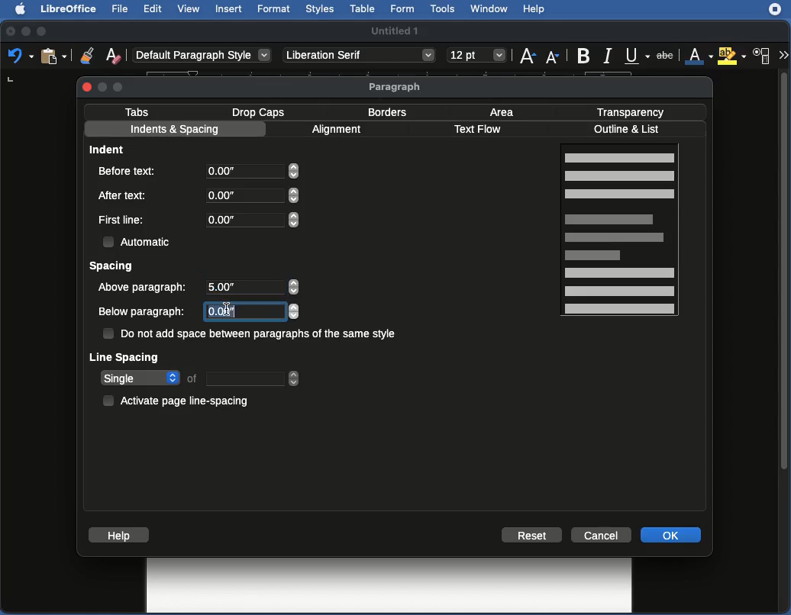 The width and height of the screenshot is (791, 615). What do you see at coordinates (477, 130) in the screenshot?
I see `Text flow` at bounding box center [477, 130].